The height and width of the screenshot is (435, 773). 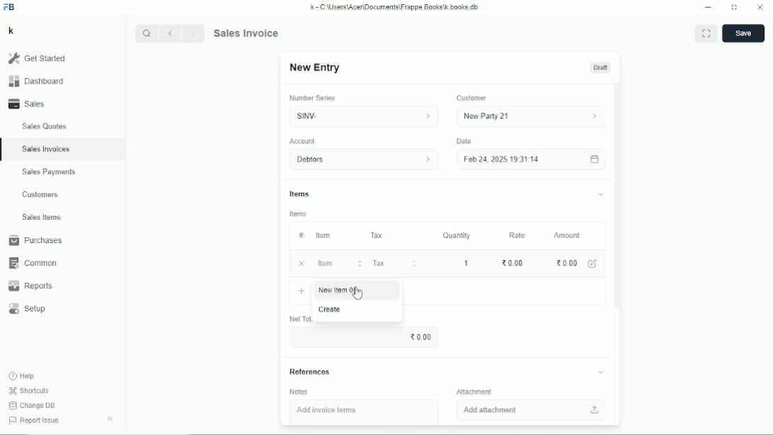 What do you see at coordinates (246, 33) in the screenshot?
I see `Sales invoice` at bounding box center [246, 33].